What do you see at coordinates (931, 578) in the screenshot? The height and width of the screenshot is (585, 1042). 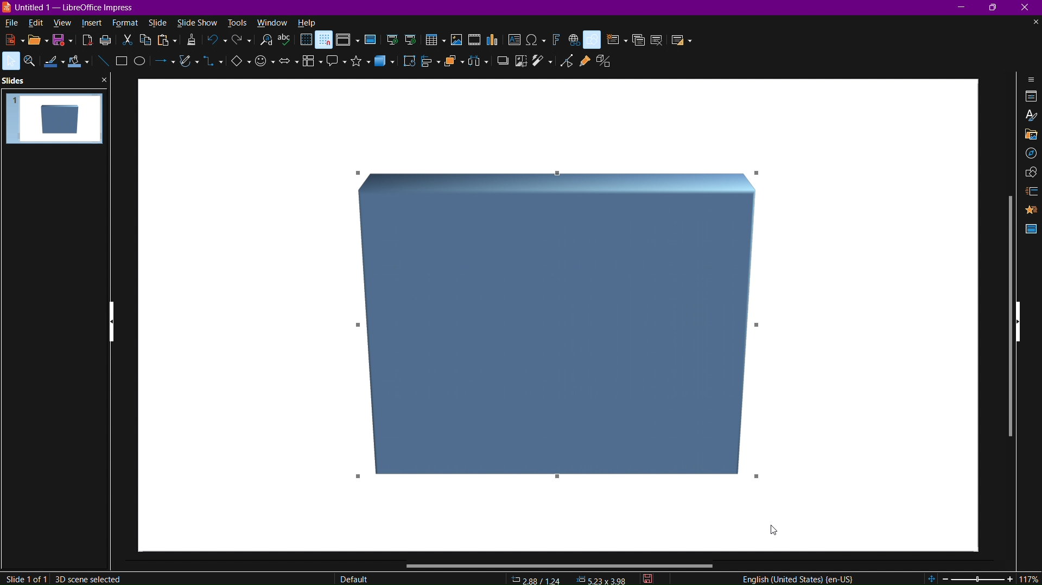 I see `fit page to current window` at bounding box center [931, 578].